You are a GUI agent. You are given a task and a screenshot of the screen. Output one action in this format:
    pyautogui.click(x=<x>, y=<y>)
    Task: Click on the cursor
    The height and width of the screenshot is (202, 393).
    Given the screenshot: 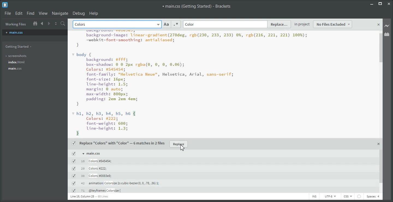 What is the action you would take?
    pyautogui.click(x=184, y=149)
    